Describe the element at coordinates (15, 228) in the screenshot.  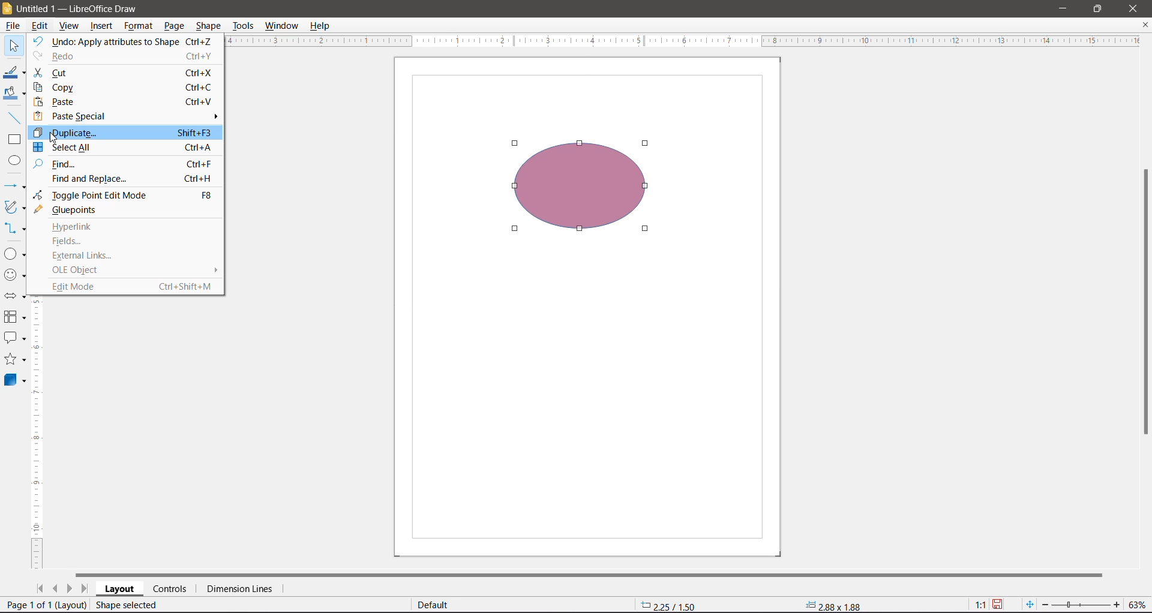
I see `Connectors` at that location.